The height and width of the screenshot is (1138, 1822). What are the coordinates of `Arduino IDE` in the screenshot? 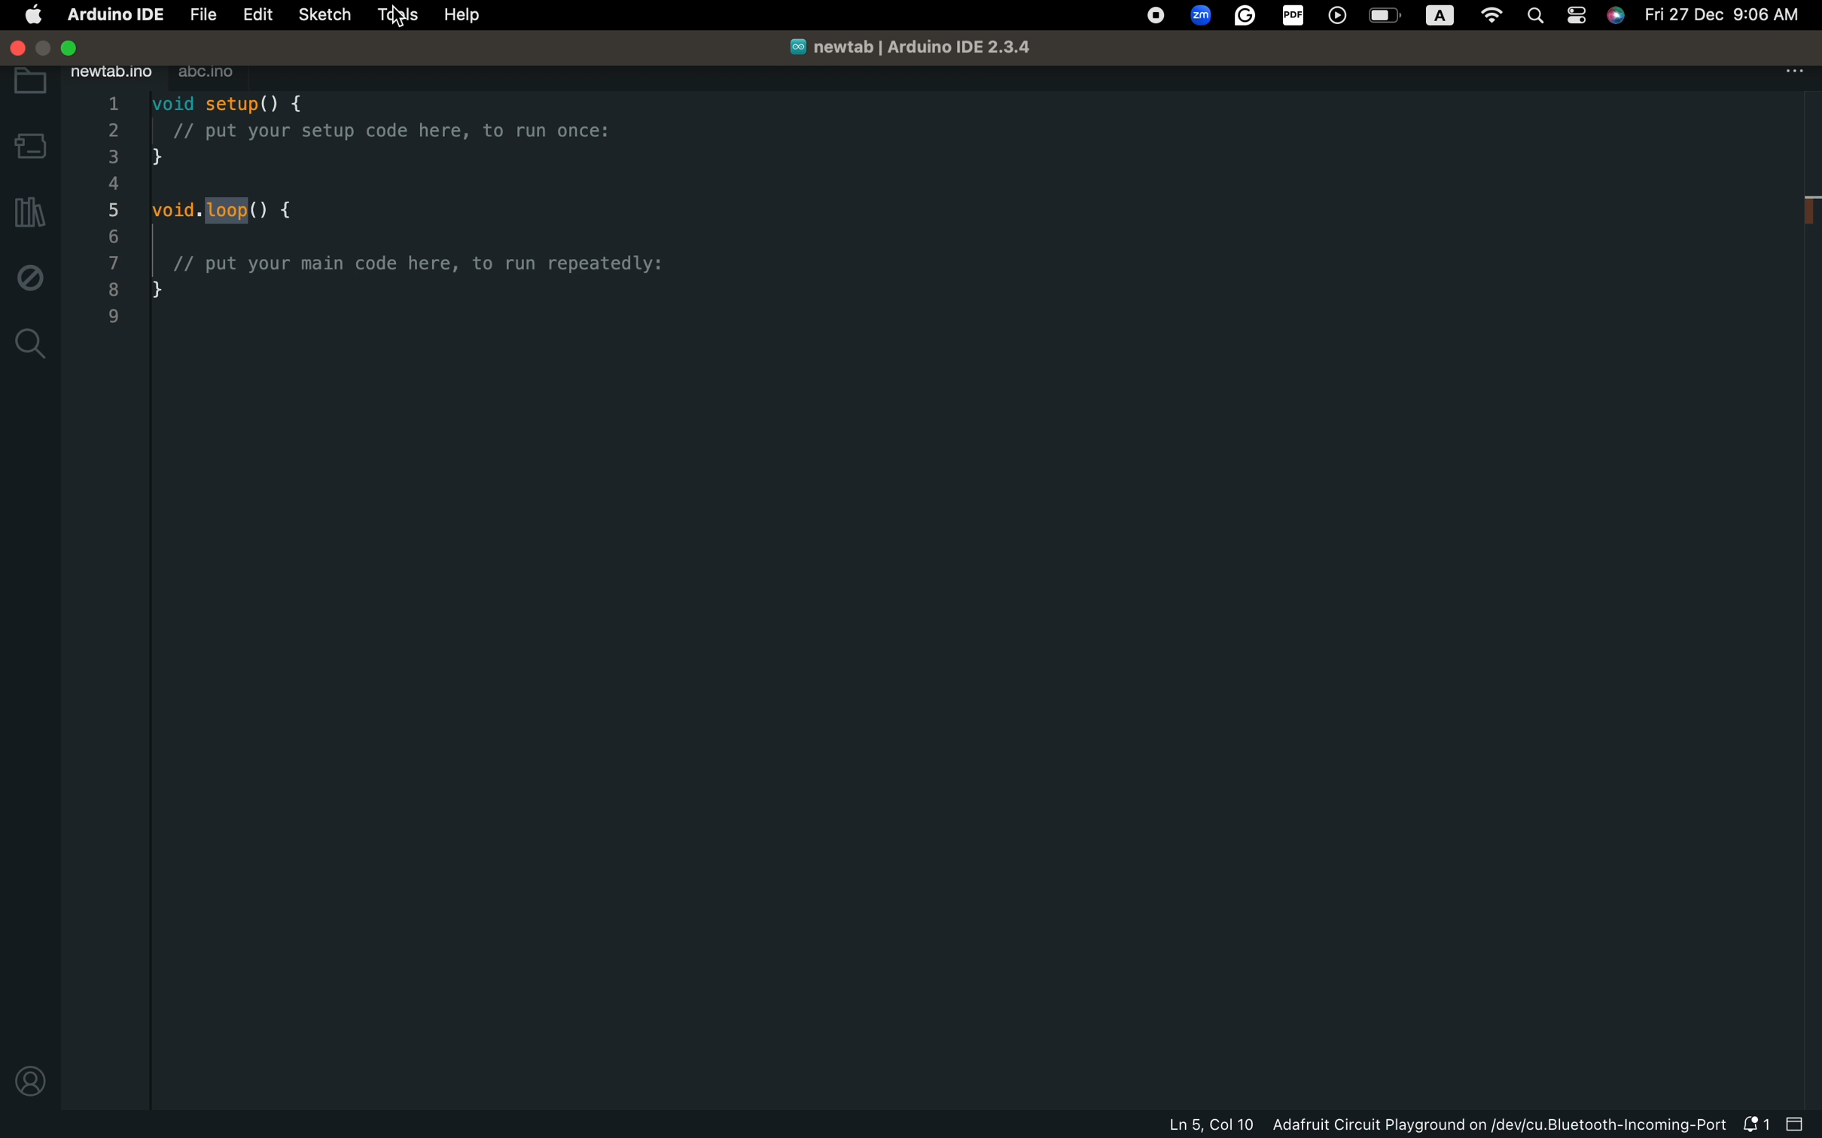 It's located at (113, 14).